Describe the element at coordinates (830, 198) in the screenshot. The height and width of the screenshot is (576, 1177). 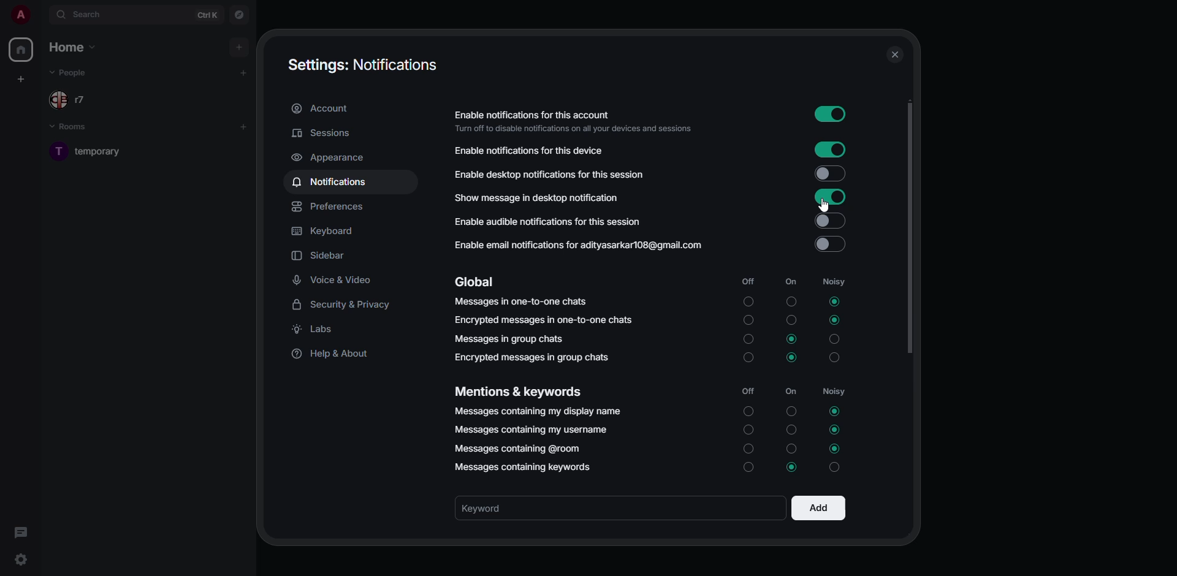
I see `enabled` at that location.